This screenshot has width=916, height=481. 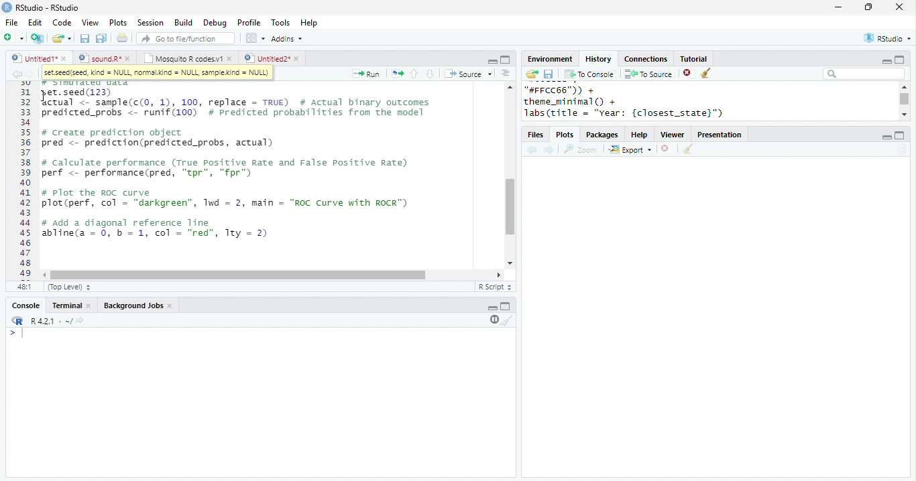 I want to click on Tutorial, so click(x=693, y=58).